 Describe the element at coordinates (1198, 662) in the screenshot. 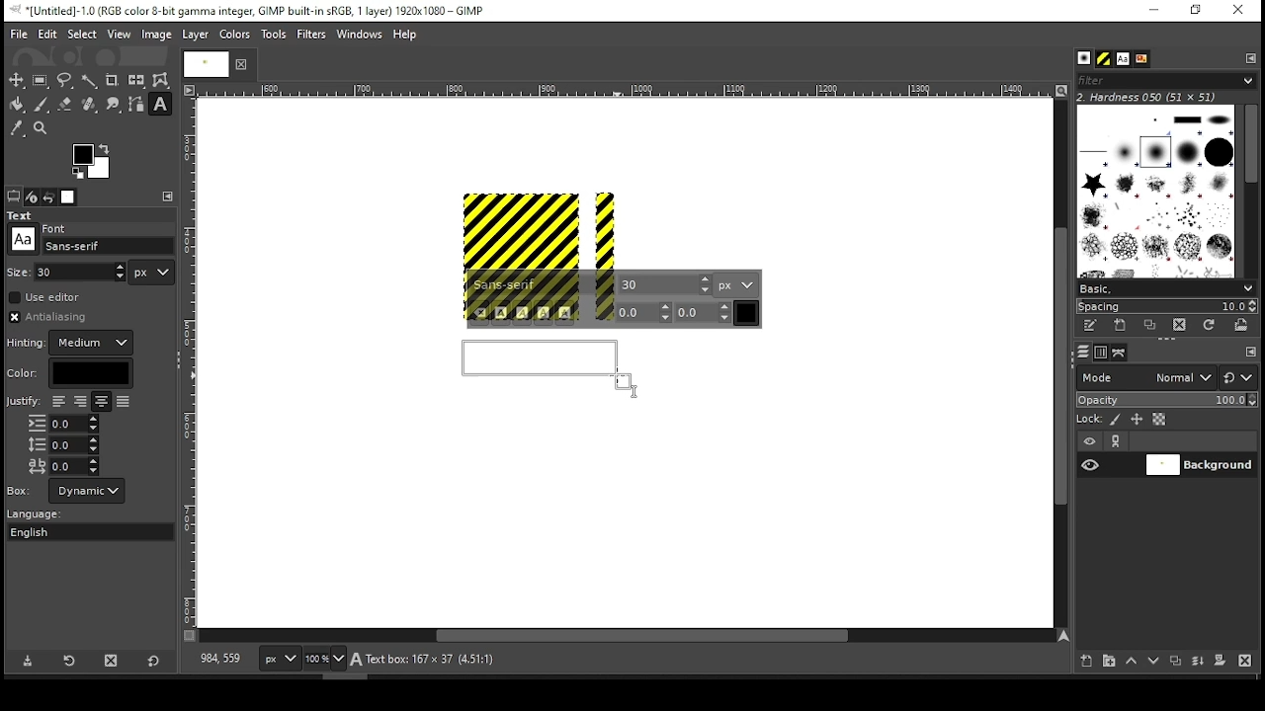

I see `merge layer` at that location.